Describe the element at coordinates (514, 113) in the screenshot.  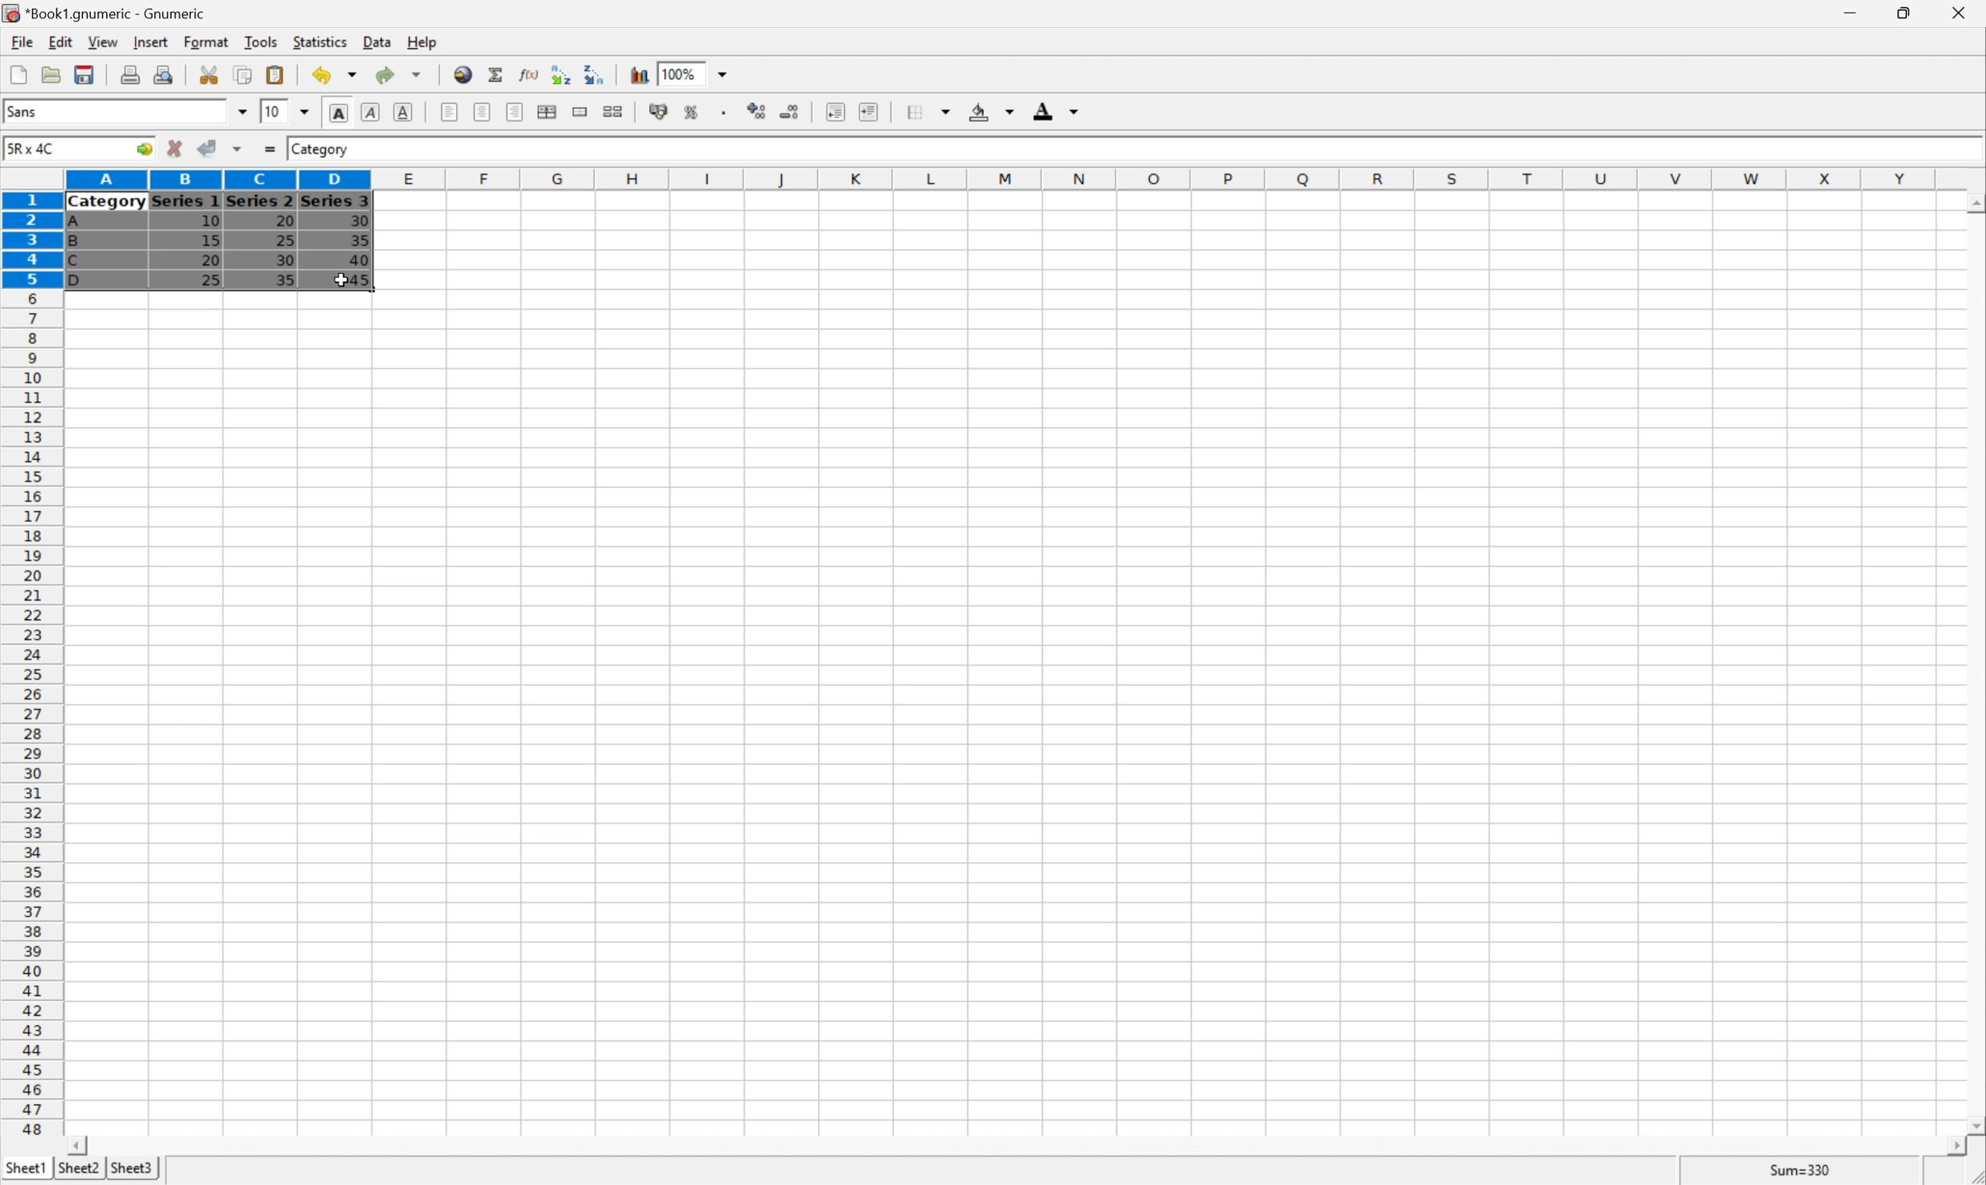
I see `Align Right` at that location.